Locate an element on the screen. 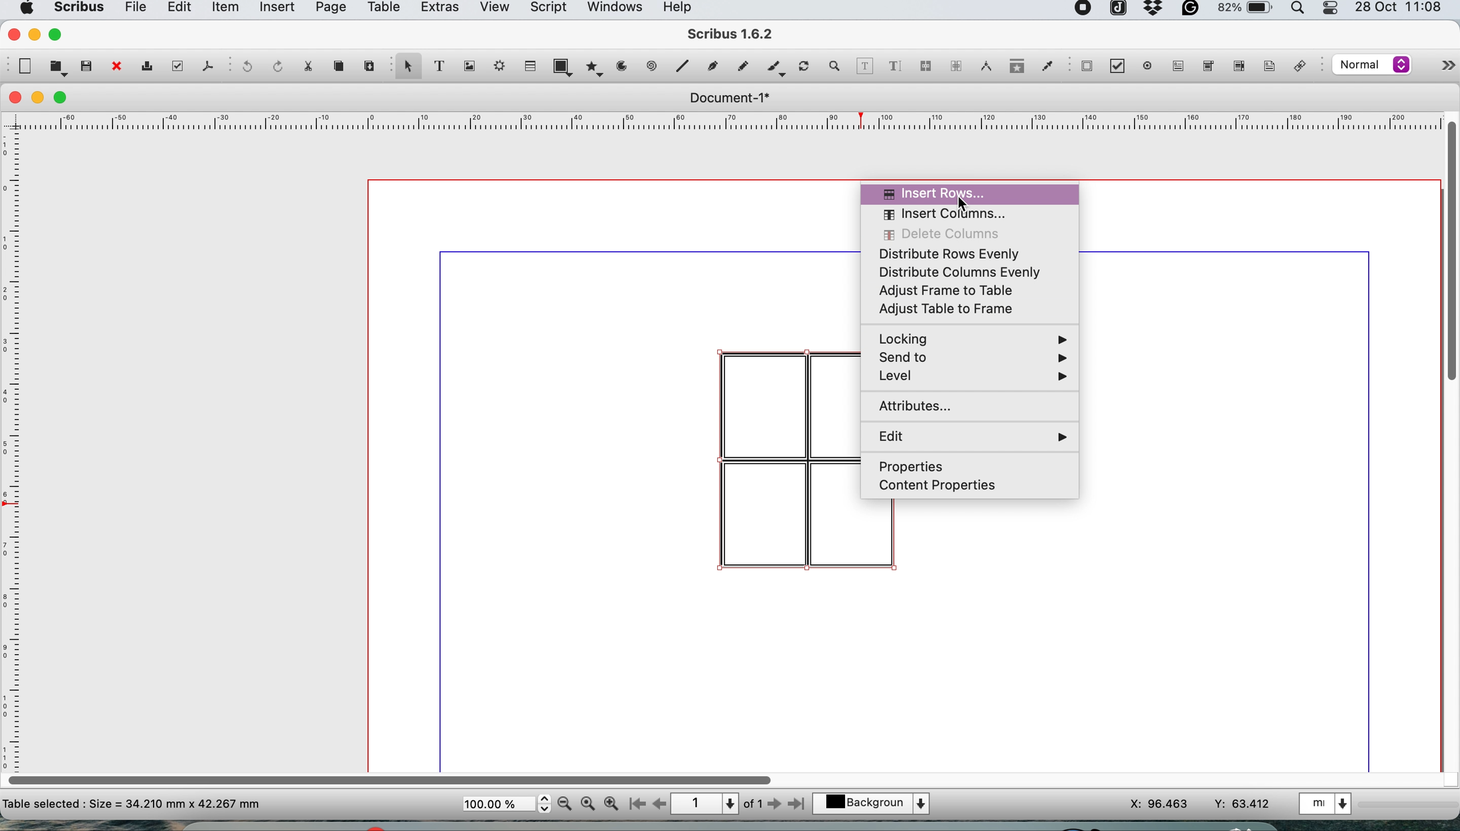 The height and width of the screenshot is (831, 1460). level is located at coordinates (972, 377).